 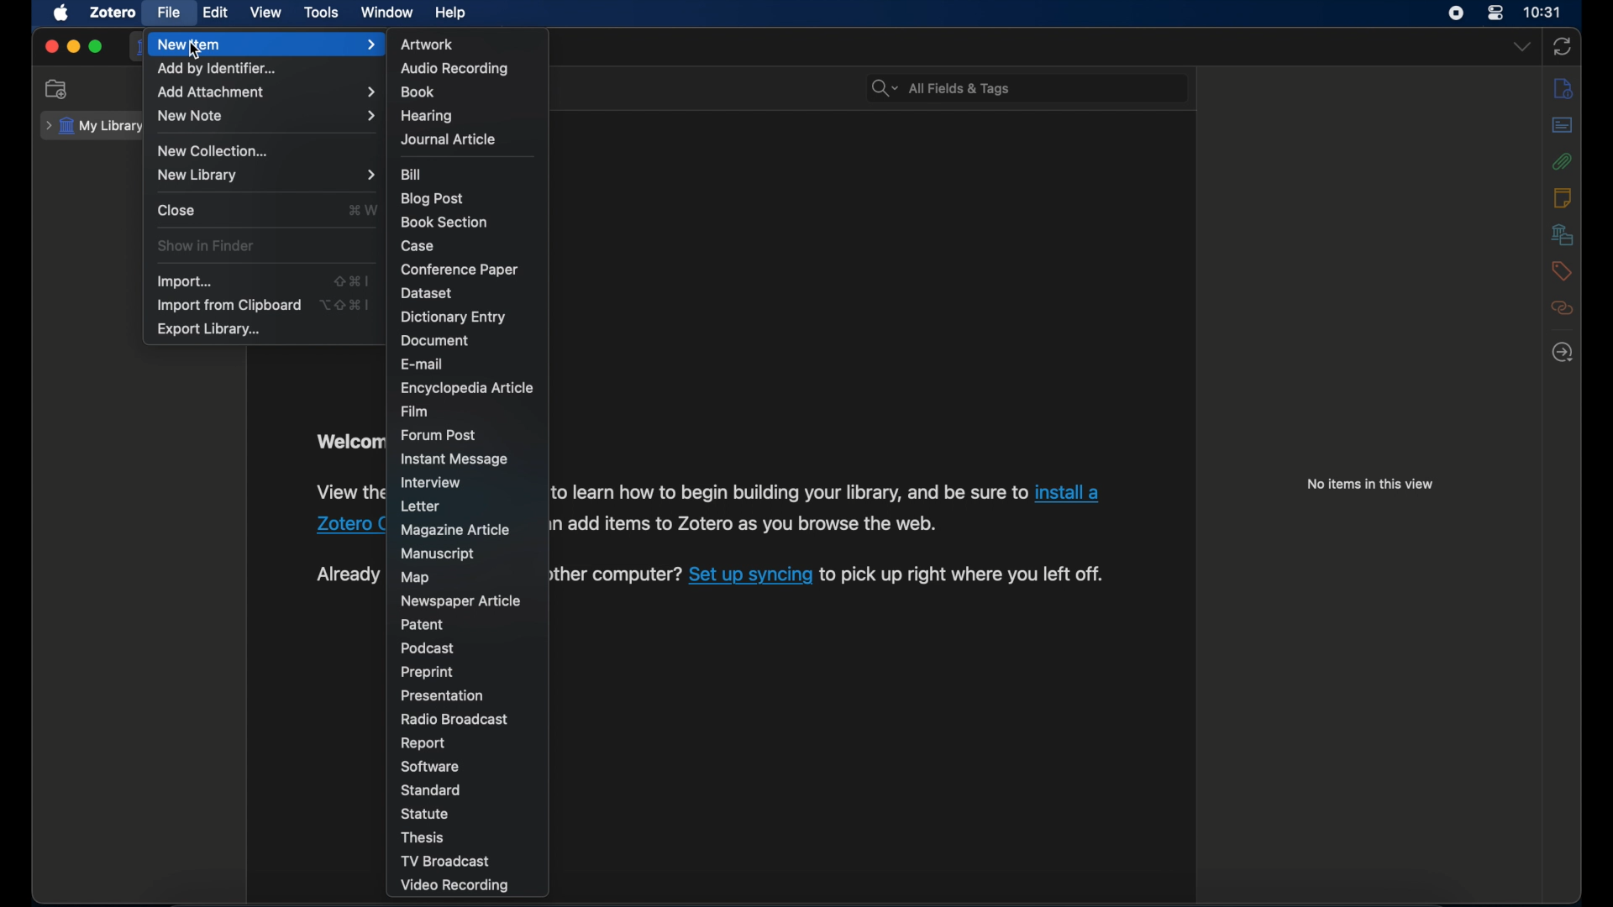 I want to click on artwork, so click(x=428, y=43).